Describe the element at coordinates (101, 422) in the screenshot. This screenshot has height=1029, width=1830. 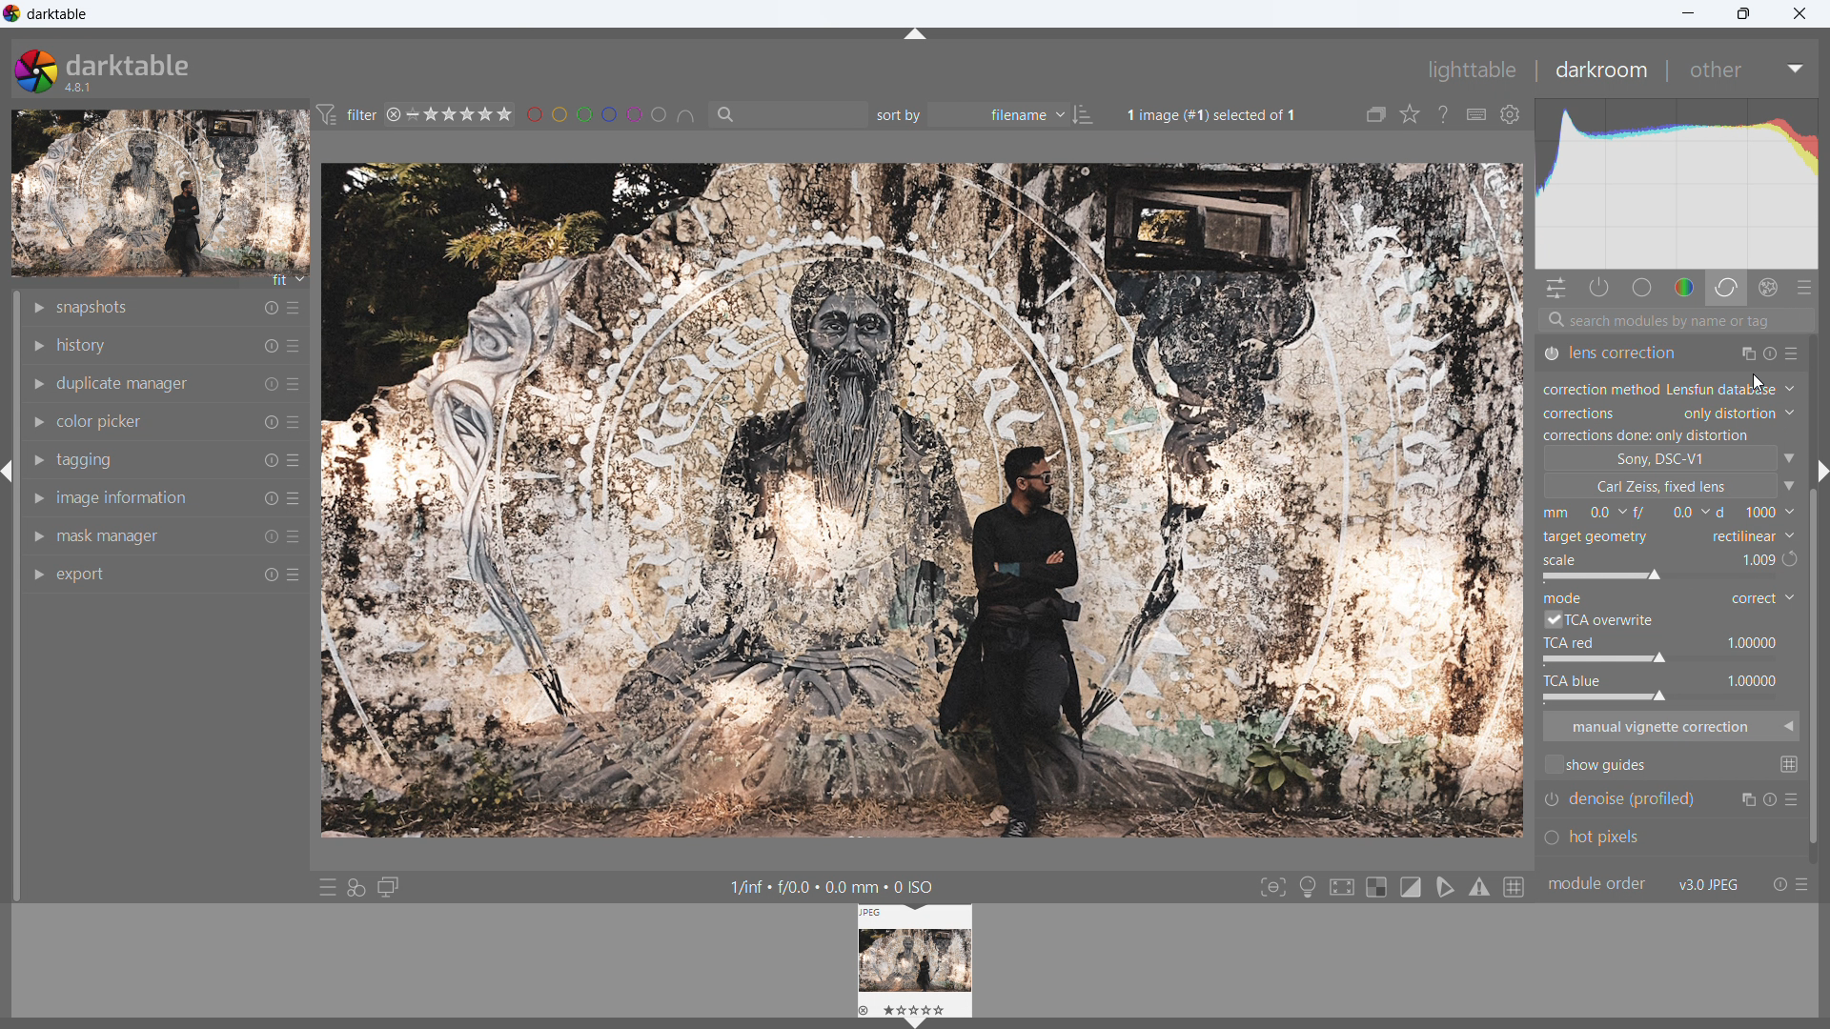
I see `color picker` at that location.